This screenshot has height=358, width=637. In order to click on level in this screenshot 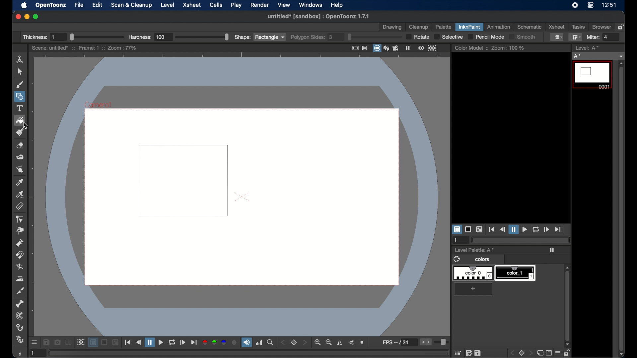, I will do `click(168, 5)`.